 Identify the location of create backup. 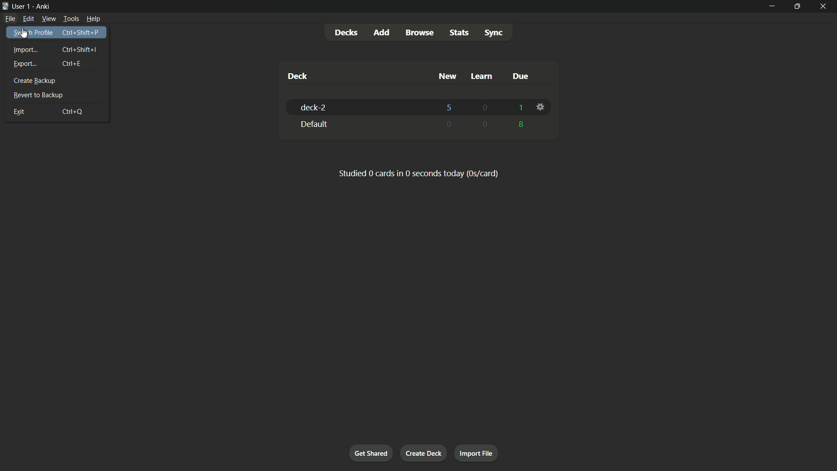
(58, 81).